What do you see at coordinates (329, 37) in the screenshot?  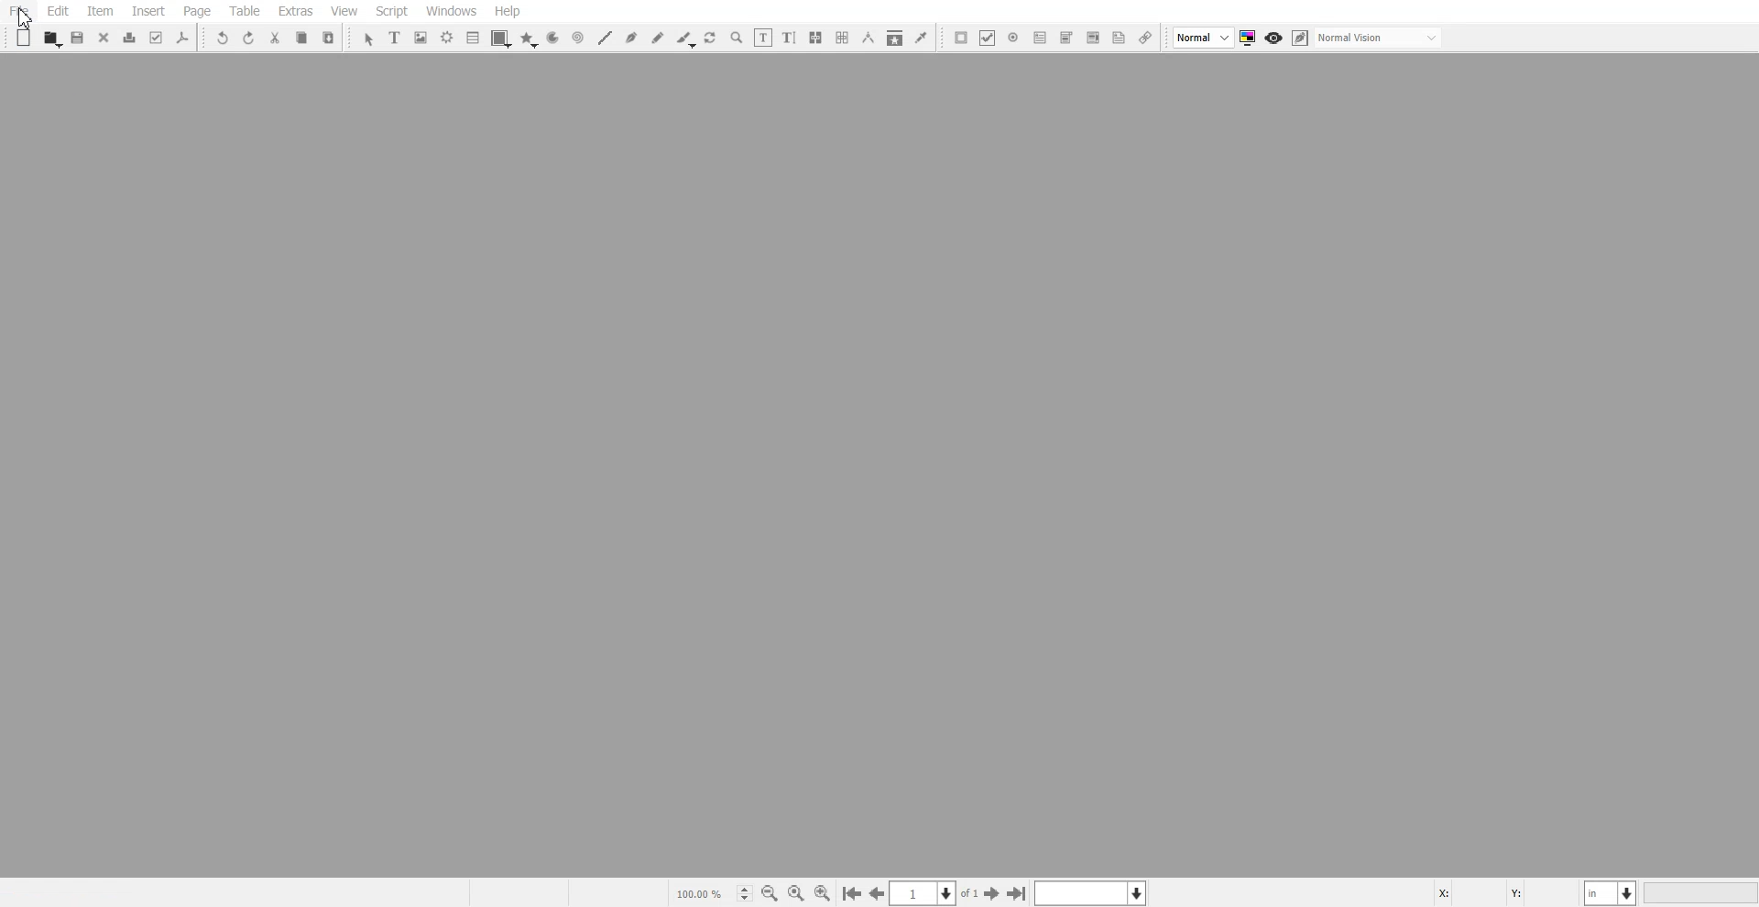 I see `Paste` at bounding box center [329, 37].